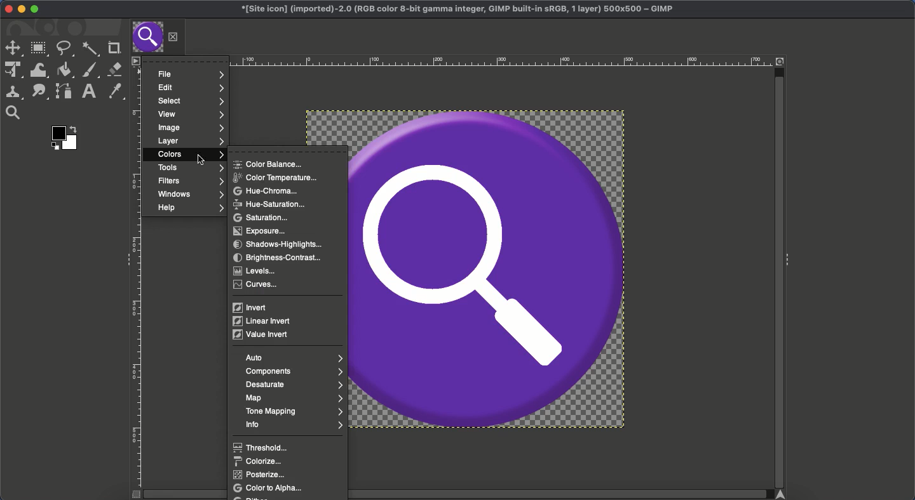 The image size is (915, 500). What do you see at coordinates (192, 75) in the screenshot?
I see `File` at bounding box center [192, 75].